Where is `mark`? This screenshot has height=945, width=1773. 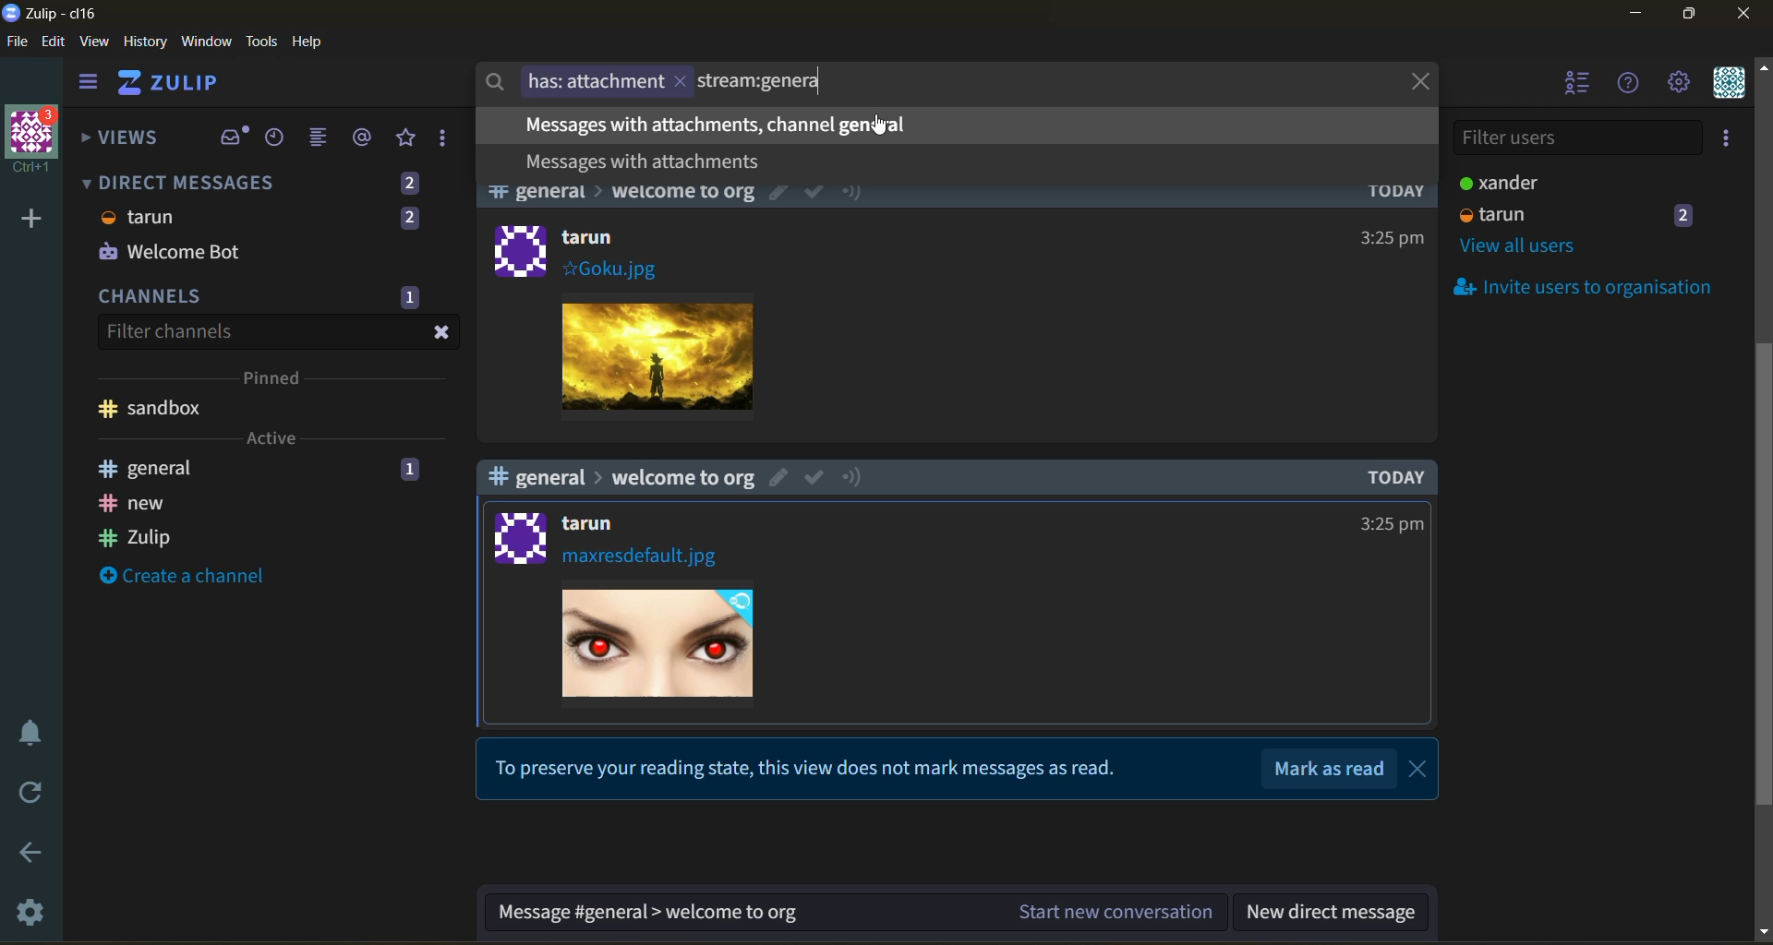
mark is located at coordinates (815, 193).